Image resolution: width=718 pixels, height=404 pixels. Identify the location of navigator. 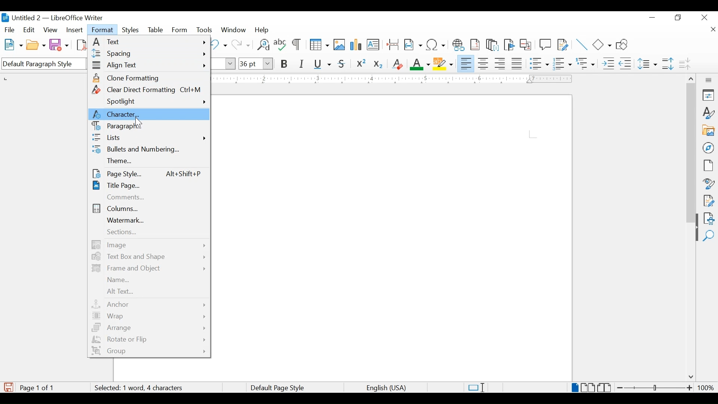
(709, 148).